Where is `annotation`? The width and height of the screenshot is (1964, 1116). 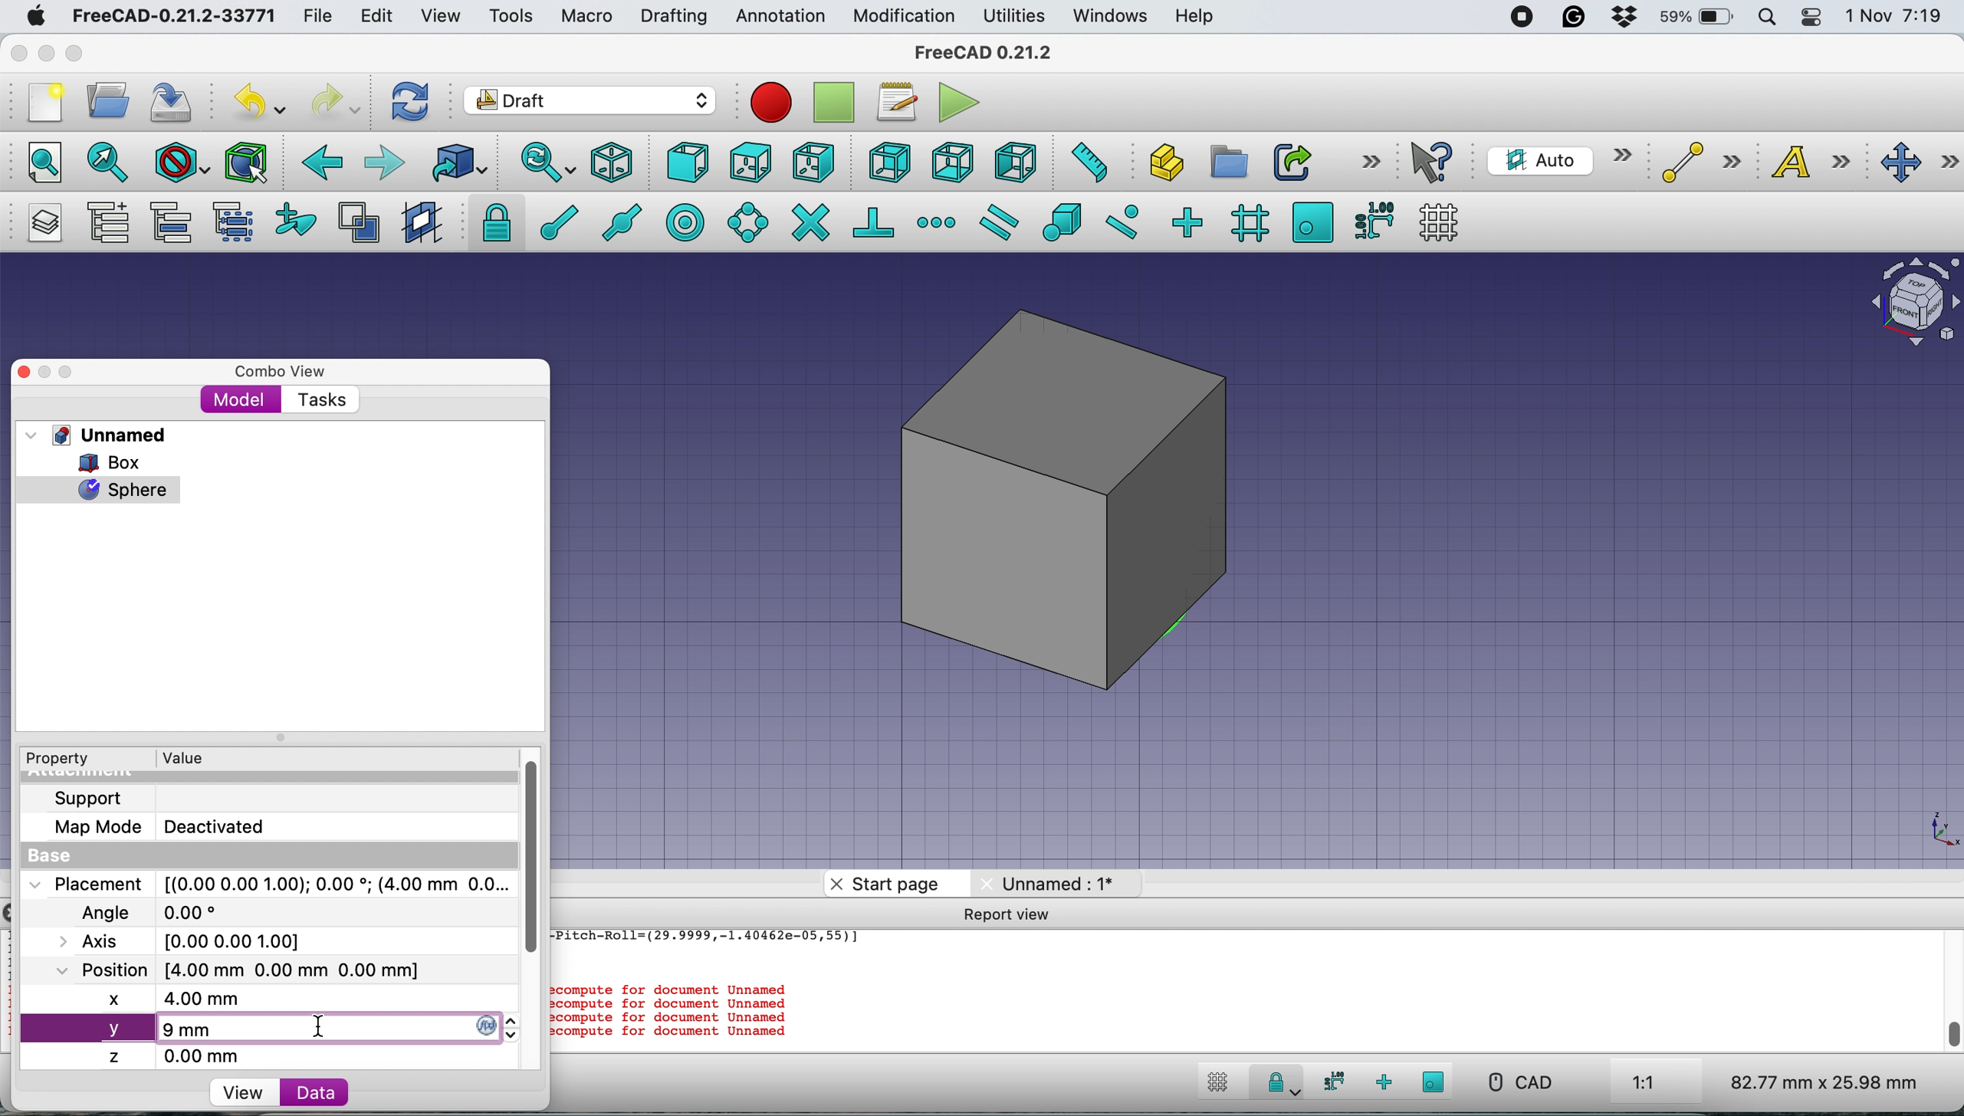 annotation is located at coordinates (777, 16).